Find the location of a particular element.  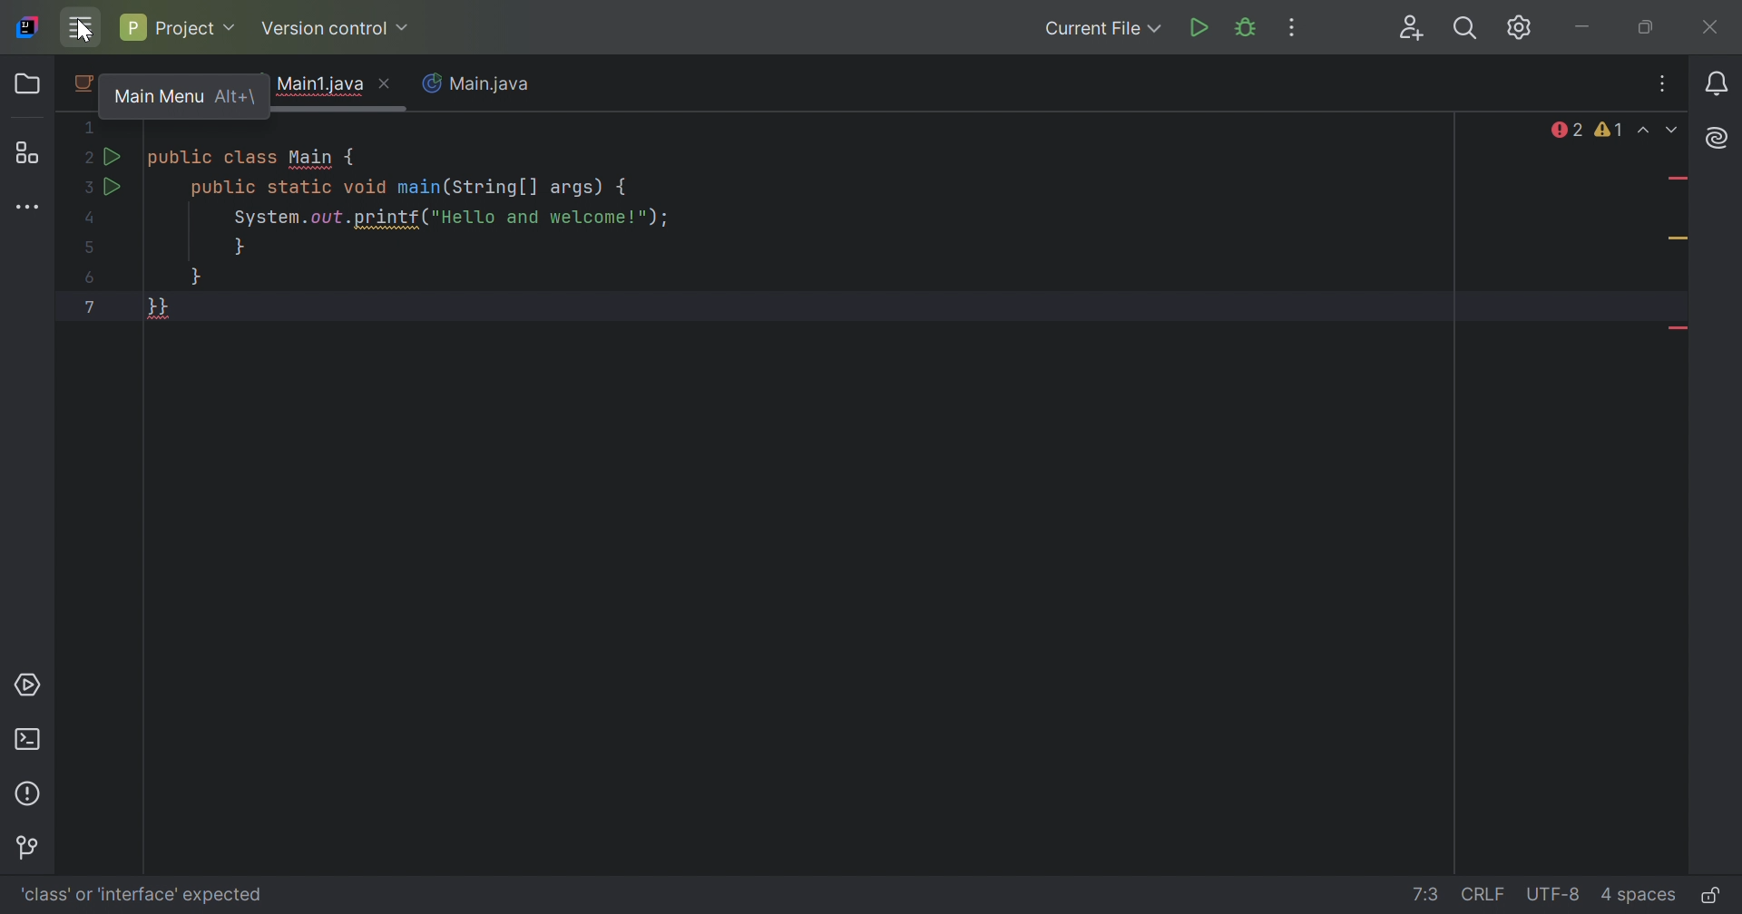

Services is located at coordinates (31, 685).